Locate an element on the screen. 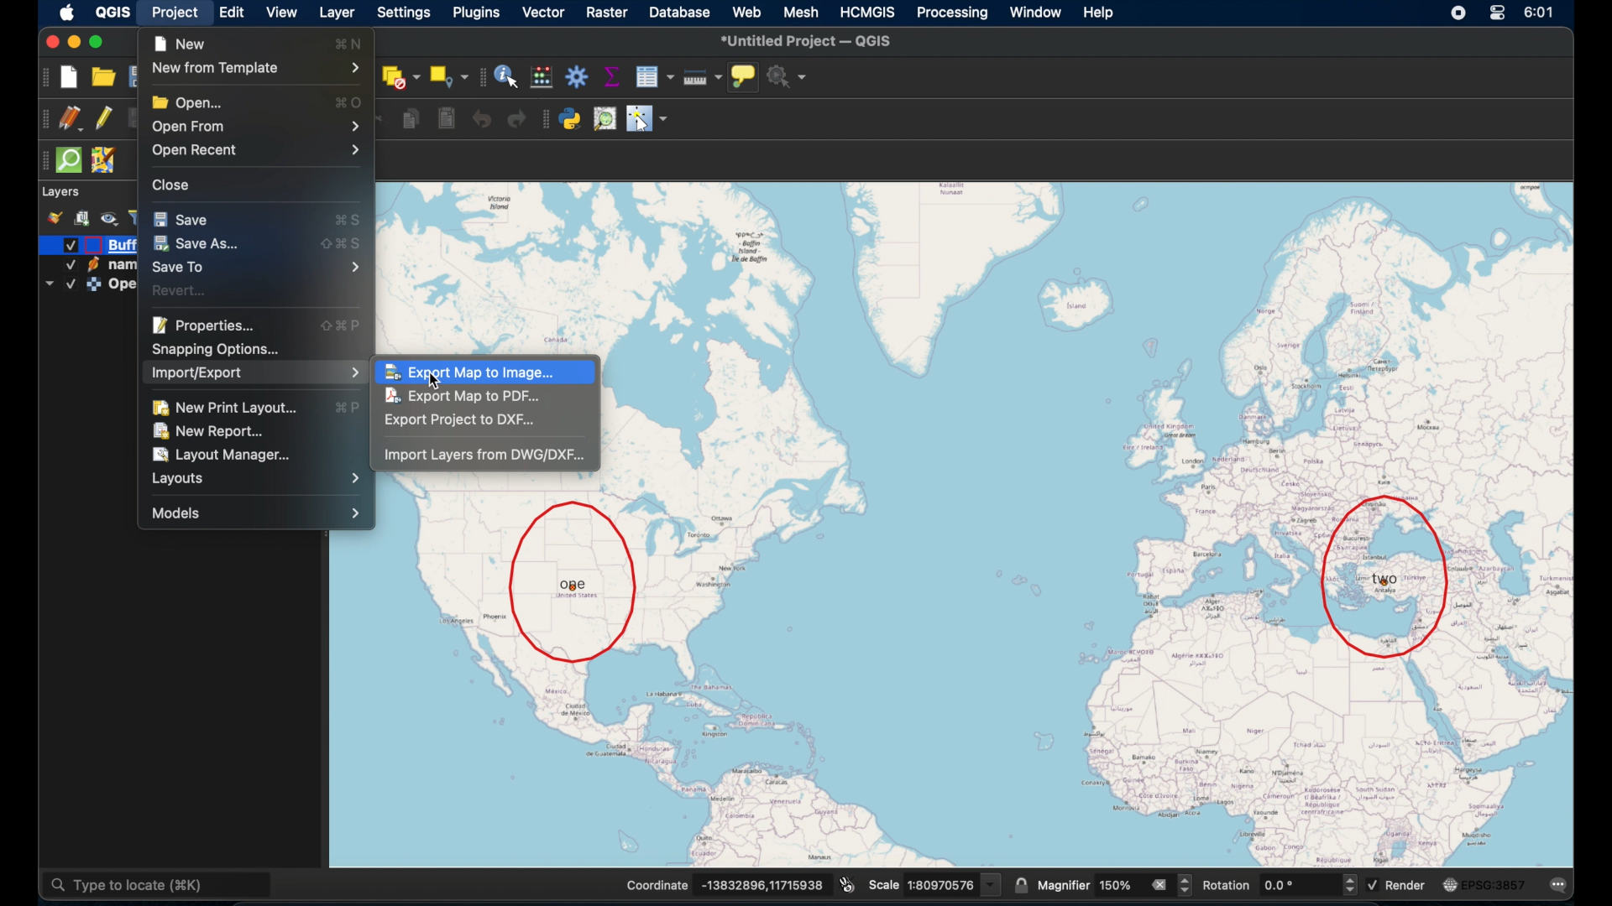 The image size is (1612, 906). icon is located at coordinates (94, 284).